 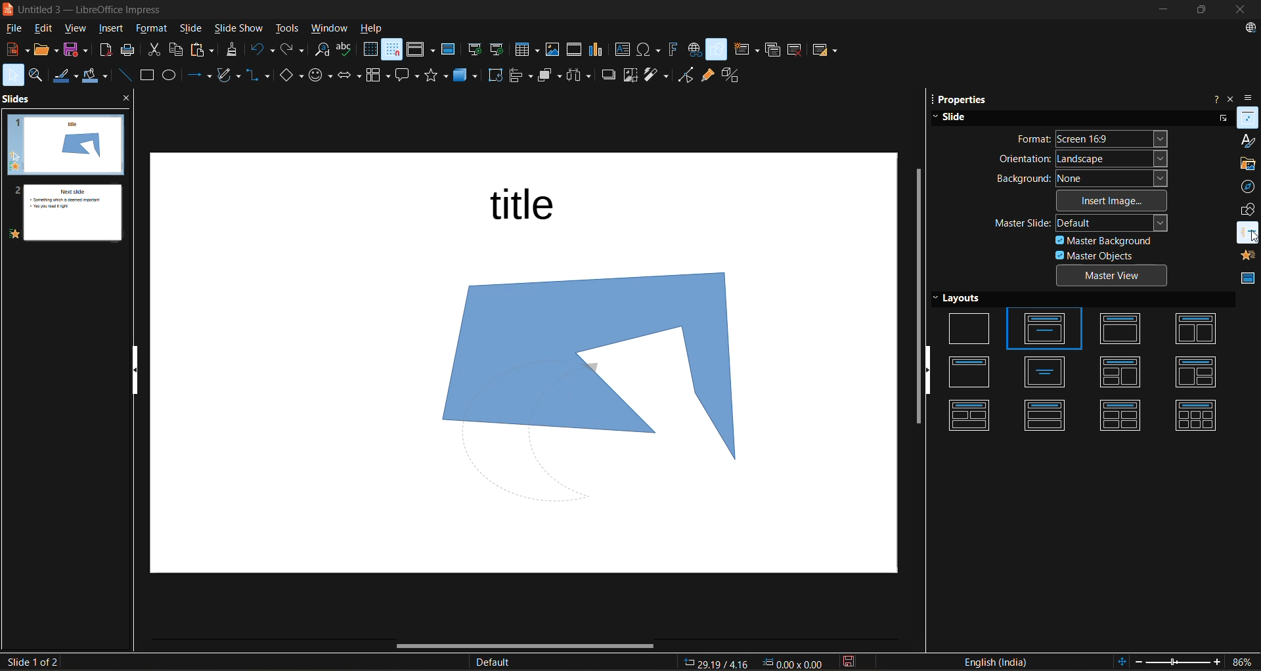 What do you see at coordinates (847, 663) in the screenshot?
I see `click to save` at bounding box center [847, 663].